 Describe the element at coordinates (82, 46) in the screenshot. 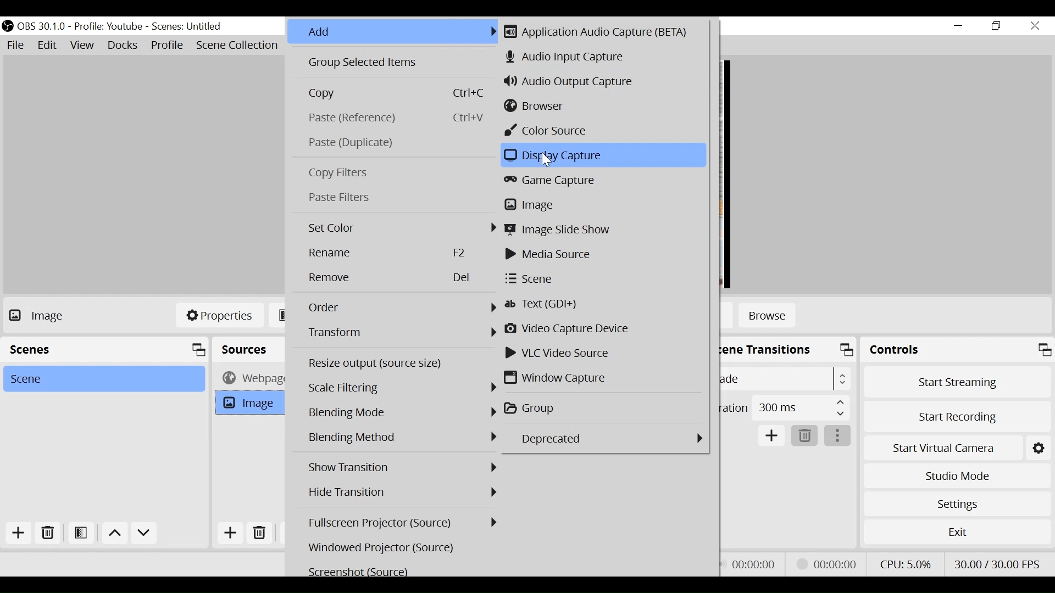

I see `View` at that location.